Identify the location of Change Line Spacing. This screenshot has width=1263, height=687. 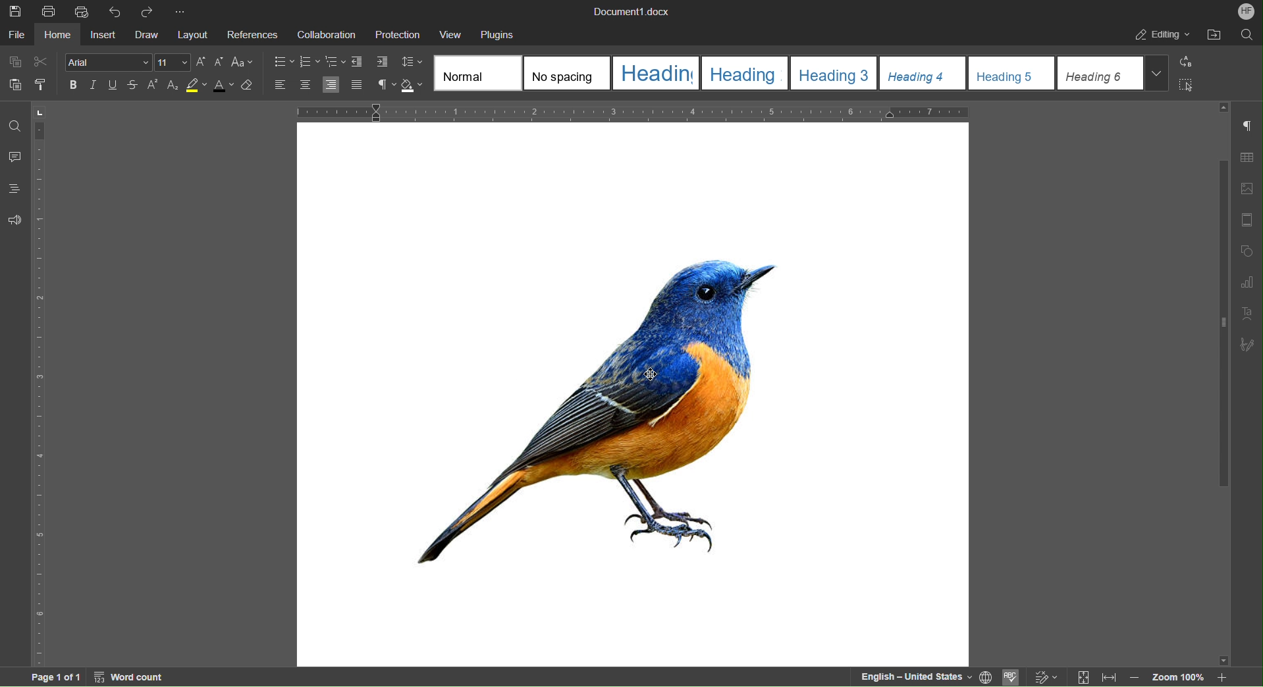
(412, 62).